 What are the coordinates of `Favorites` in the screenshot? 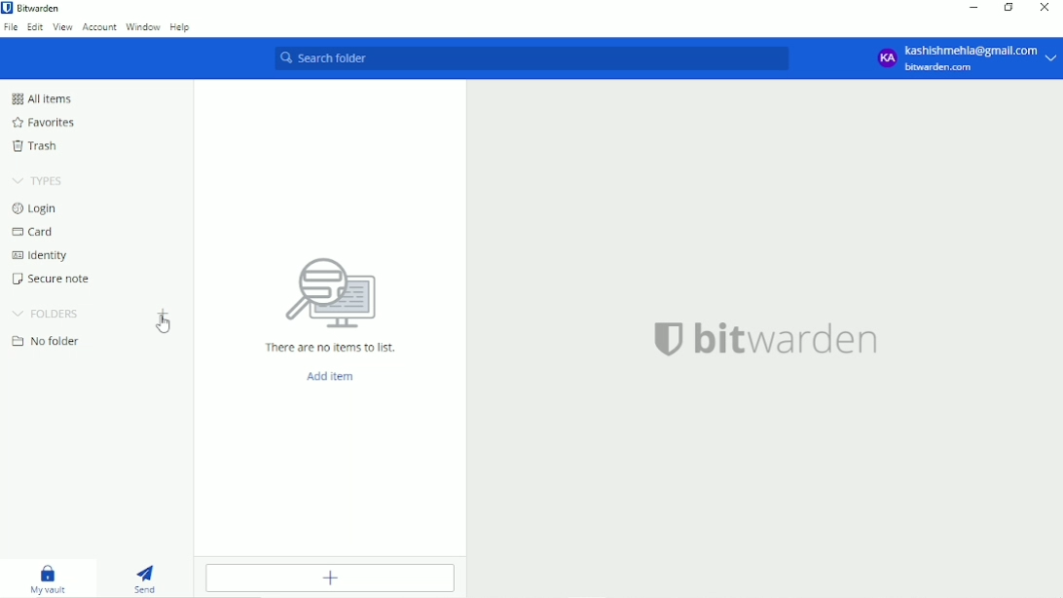 It's located at (46, 123).